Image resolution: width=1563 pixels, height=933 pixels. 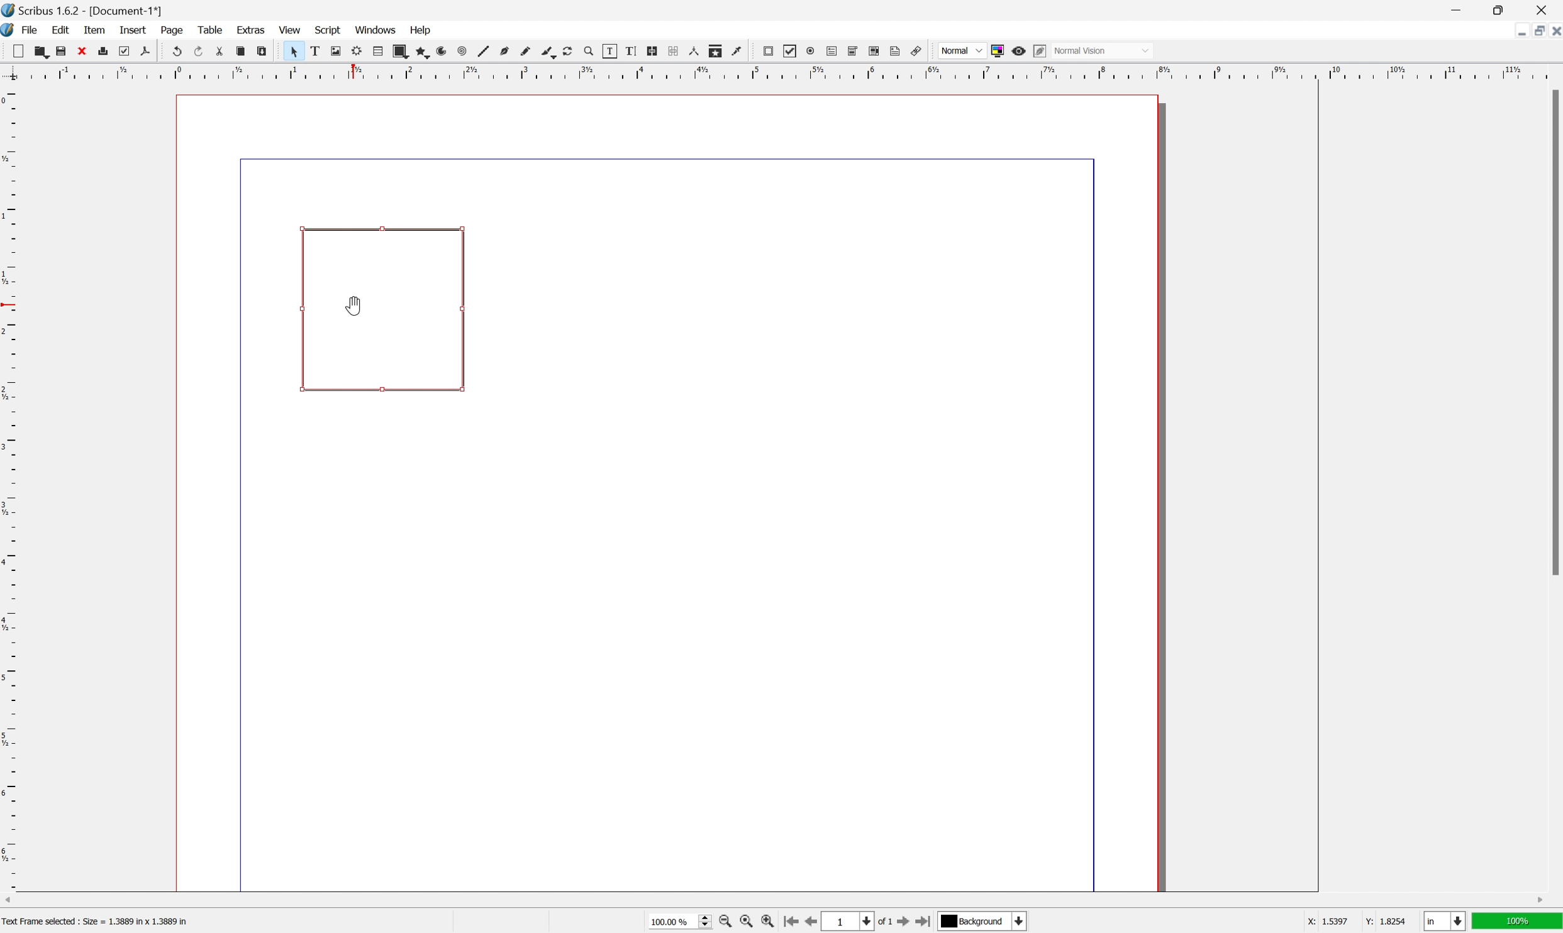 I want to click on view, so click(x=290, y=31).